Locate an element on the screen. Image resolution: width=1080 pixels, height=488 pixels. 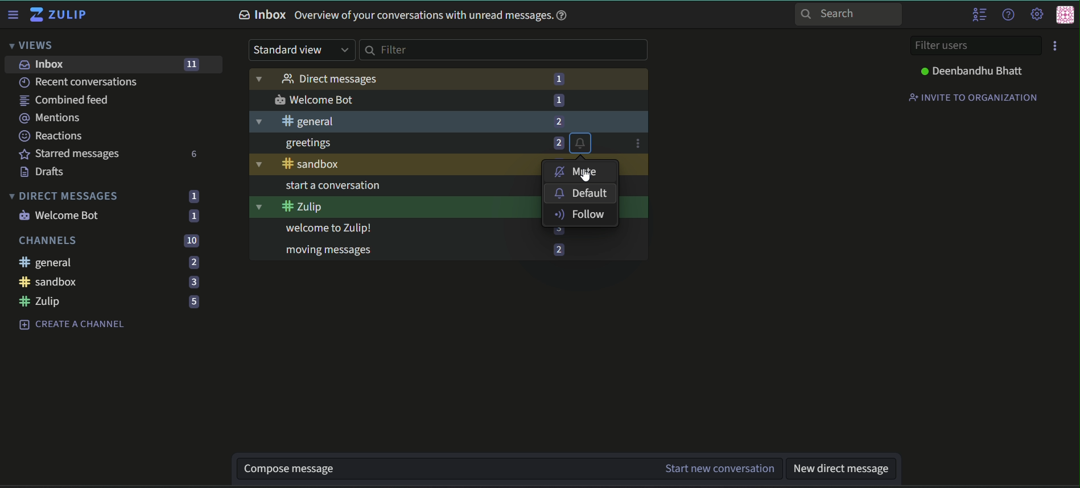
Search bar is located at coordinates (848, 15).